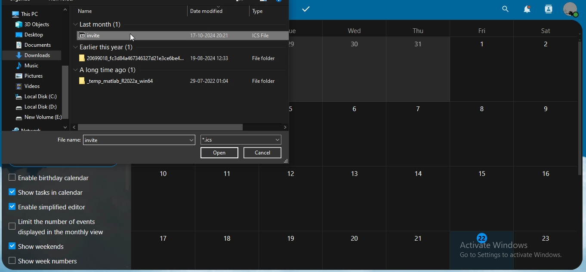 The image size is (586, 272). Describe the element at coordinates (30, 65) in the screenshot. I see `music` at that location.